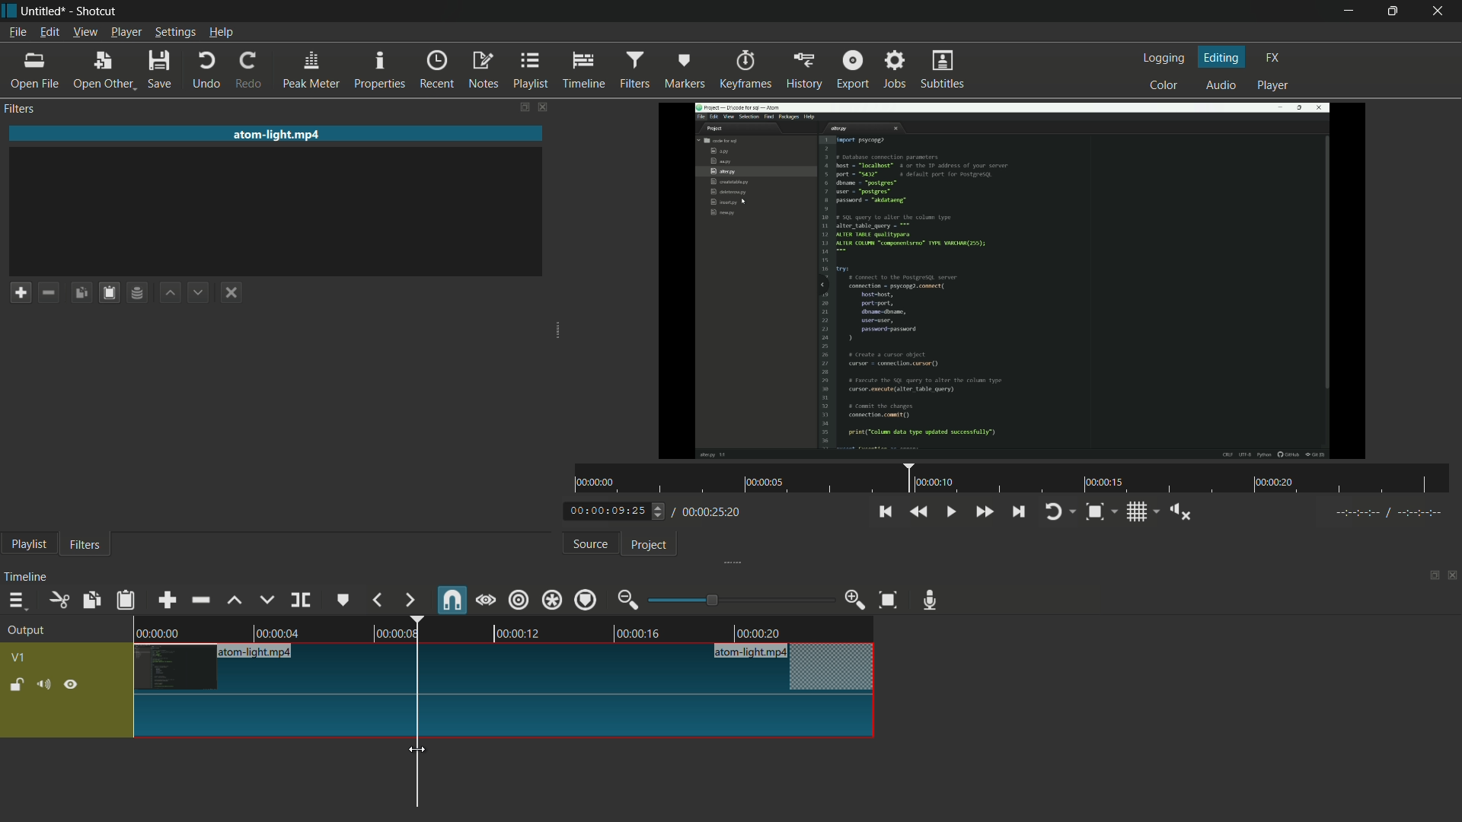 This screenshot has width=1462, height=822. Describe the element at coordinates (506, 668) in the screenshot. I see `video track v1` at that location.